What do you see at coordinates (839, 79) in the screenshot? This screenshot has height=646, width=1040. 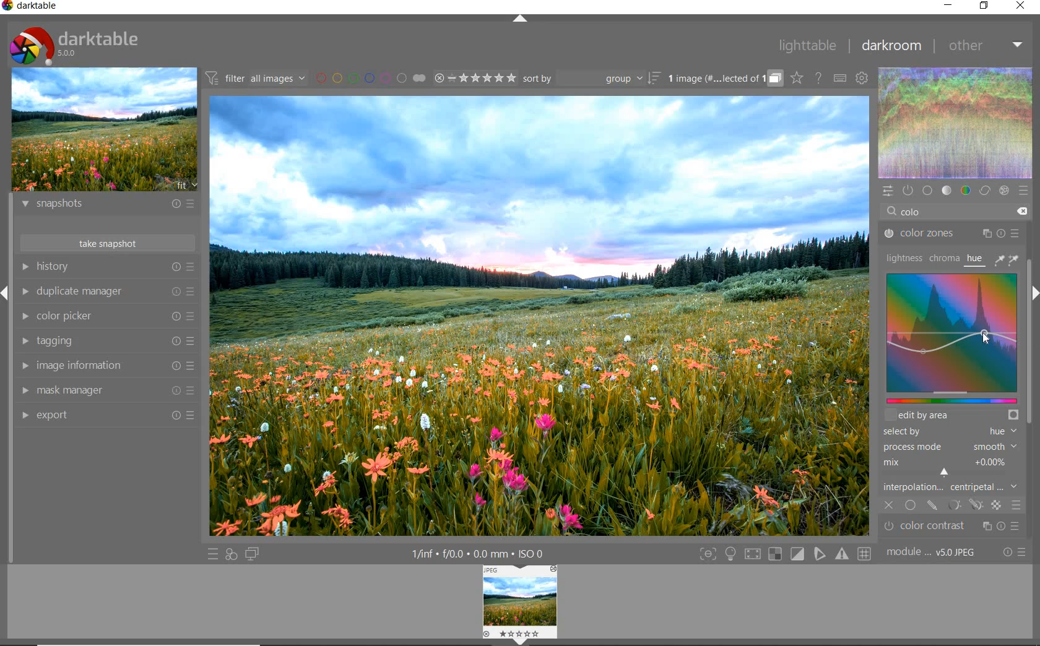 I see `set keyboard shortcuts` at bounding box center [839, 79].